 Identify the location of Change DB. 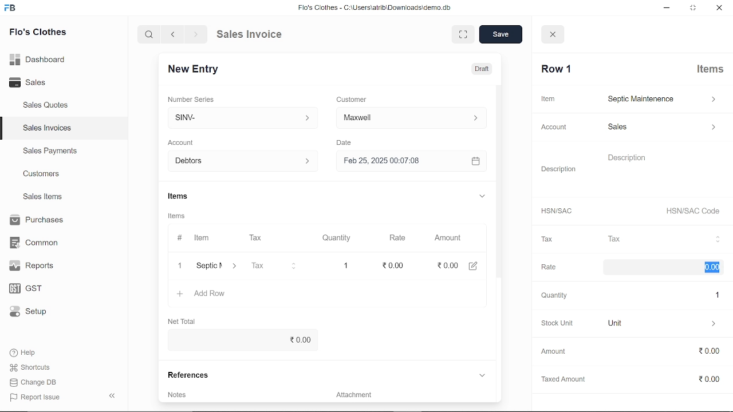
(34, 382).